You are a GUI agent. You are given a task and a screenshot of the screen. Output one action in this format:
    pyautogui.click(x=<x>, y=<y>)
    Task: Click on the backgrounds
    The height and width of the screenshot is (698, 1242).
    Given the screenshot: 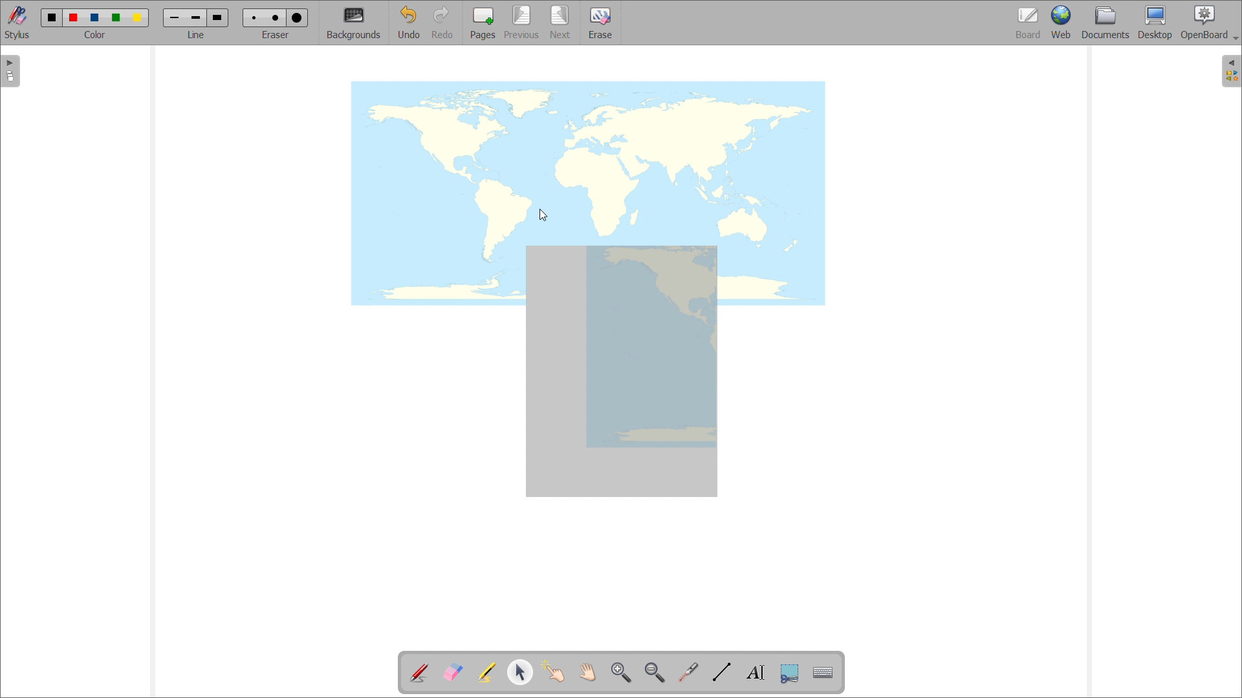 What is the action you would take?
    pyautogui.click(x=354, y=23)
    